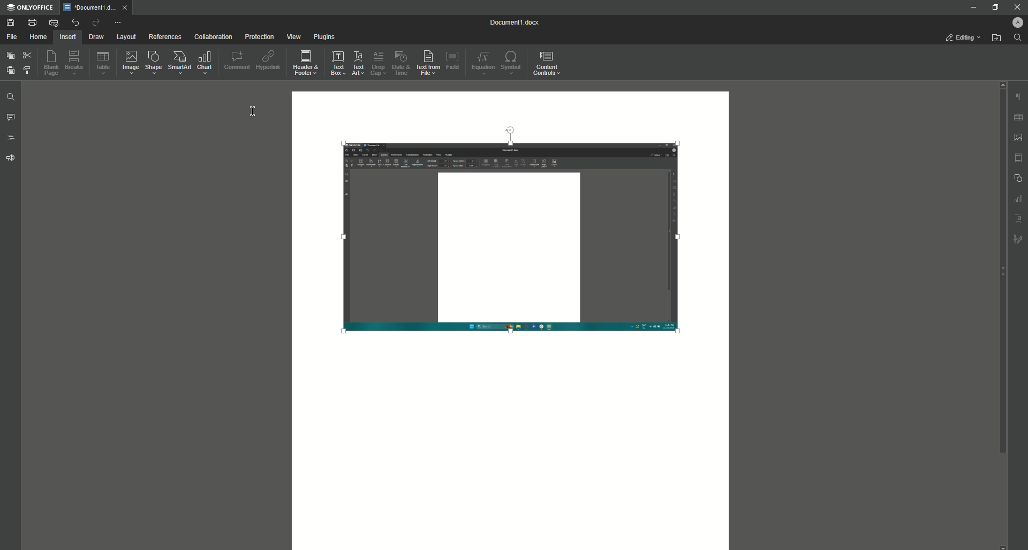 This screenshot has height=550, width=1028. I want to click on SmartArt, so click(180, 62).